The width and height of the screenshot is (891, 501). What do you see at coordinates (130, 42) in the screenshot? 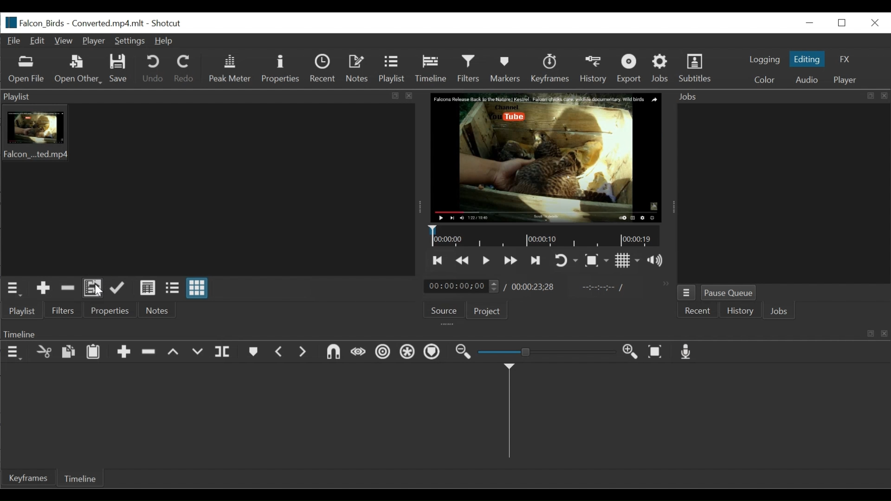
I see `Settings` at bounding box center [130, 42].